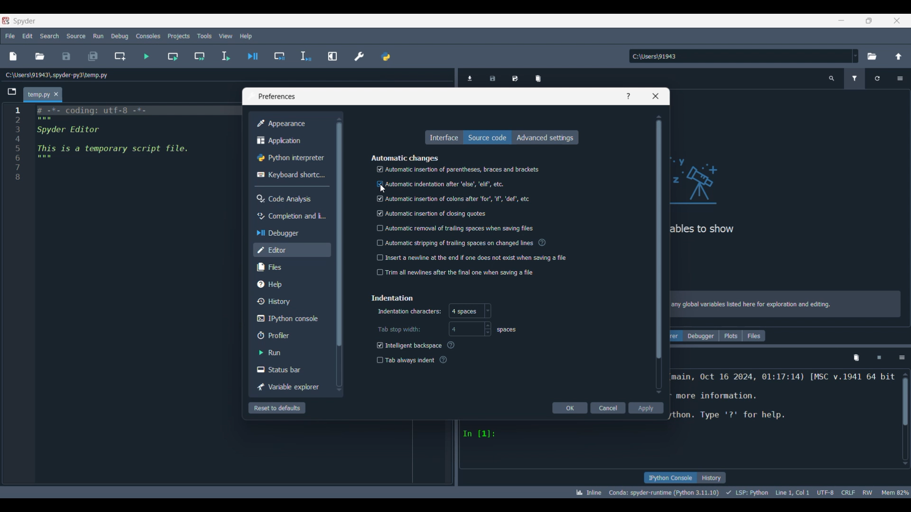 The width and height of the screenshot is (911, 512). I want to click on Code analysis, so click(291, 198).